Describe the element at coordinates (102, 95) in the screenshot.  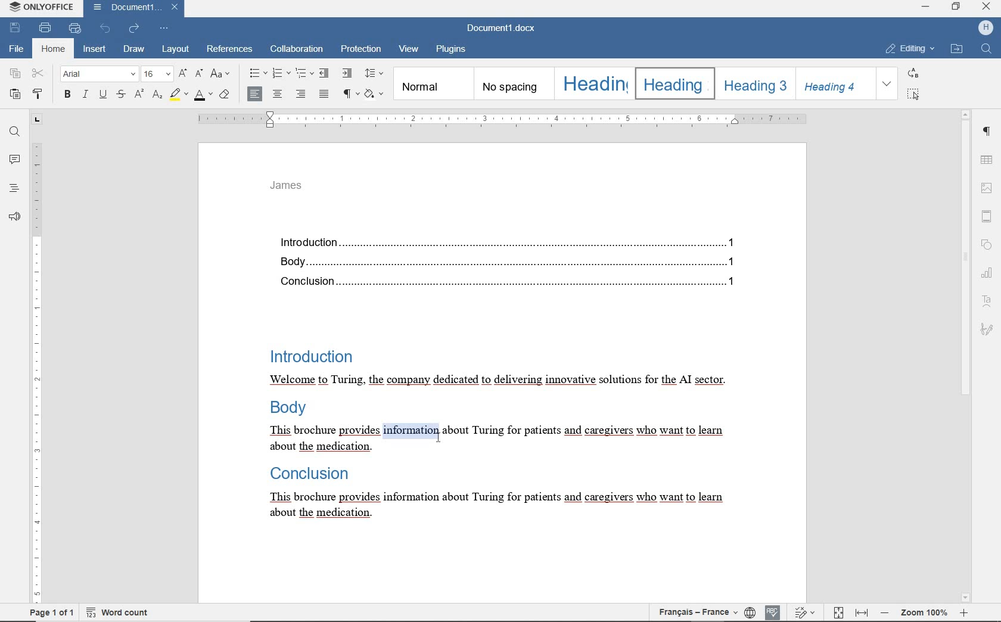
I see `UNDERLINE` at that location.